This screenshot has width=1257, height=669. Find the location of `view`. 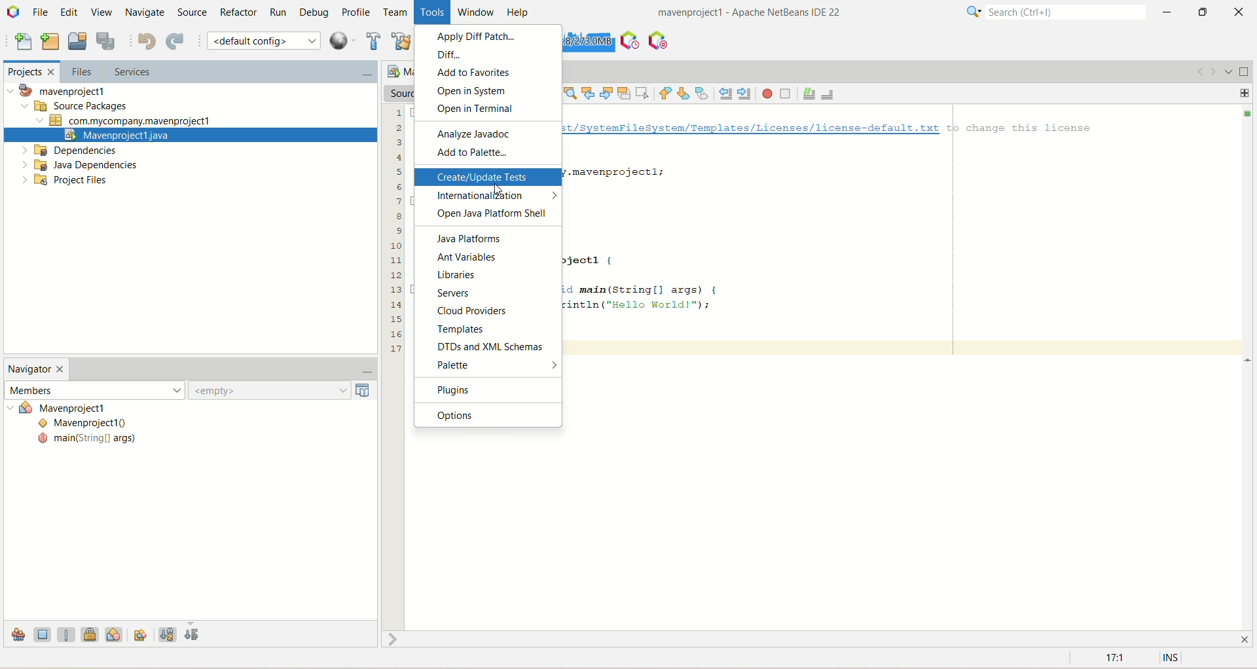

view is located at coordinates (99, 11).